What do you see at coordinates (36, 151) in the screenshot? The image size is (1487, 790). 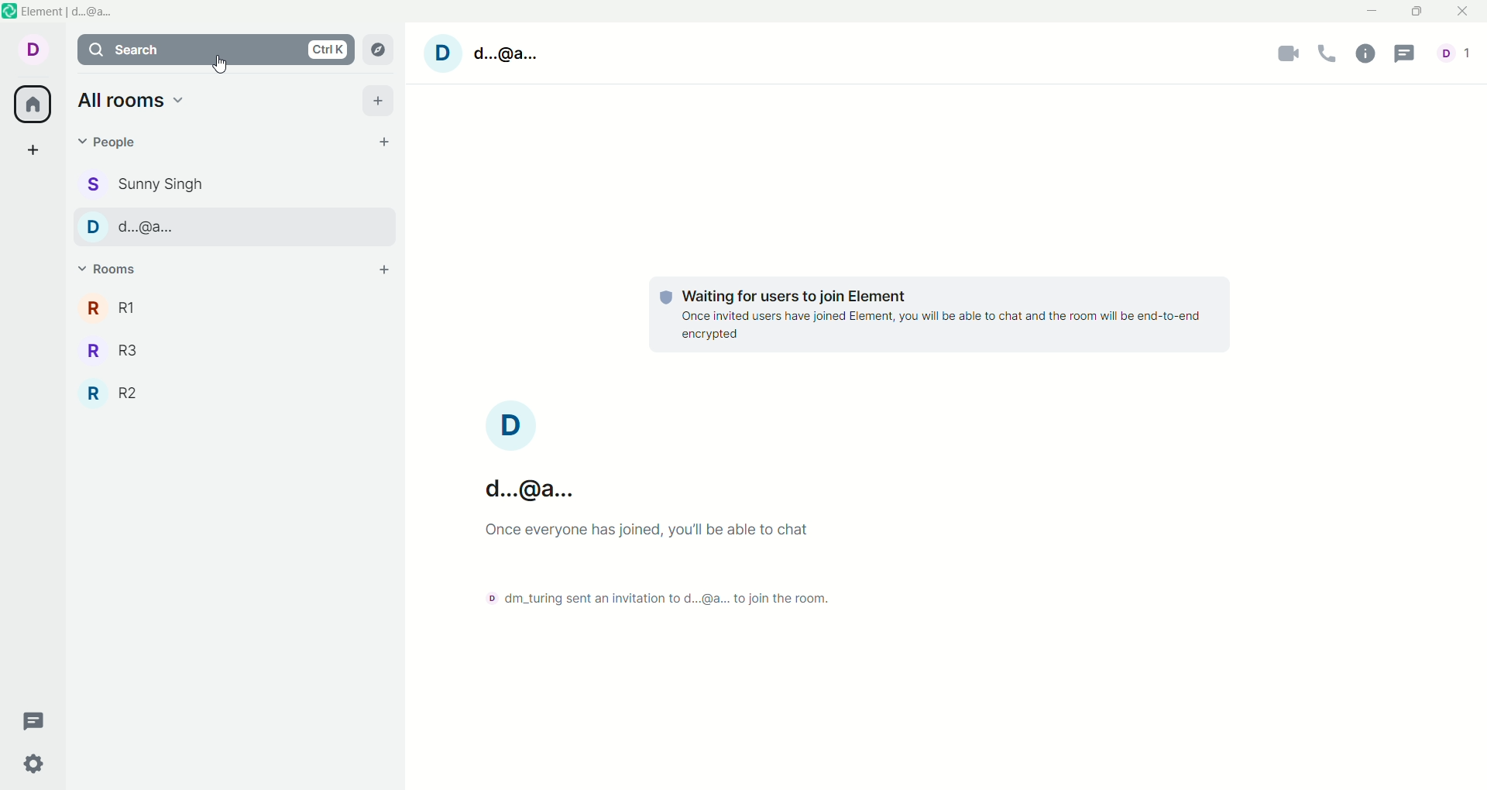 I see `add` at bounding box center [36, 151].